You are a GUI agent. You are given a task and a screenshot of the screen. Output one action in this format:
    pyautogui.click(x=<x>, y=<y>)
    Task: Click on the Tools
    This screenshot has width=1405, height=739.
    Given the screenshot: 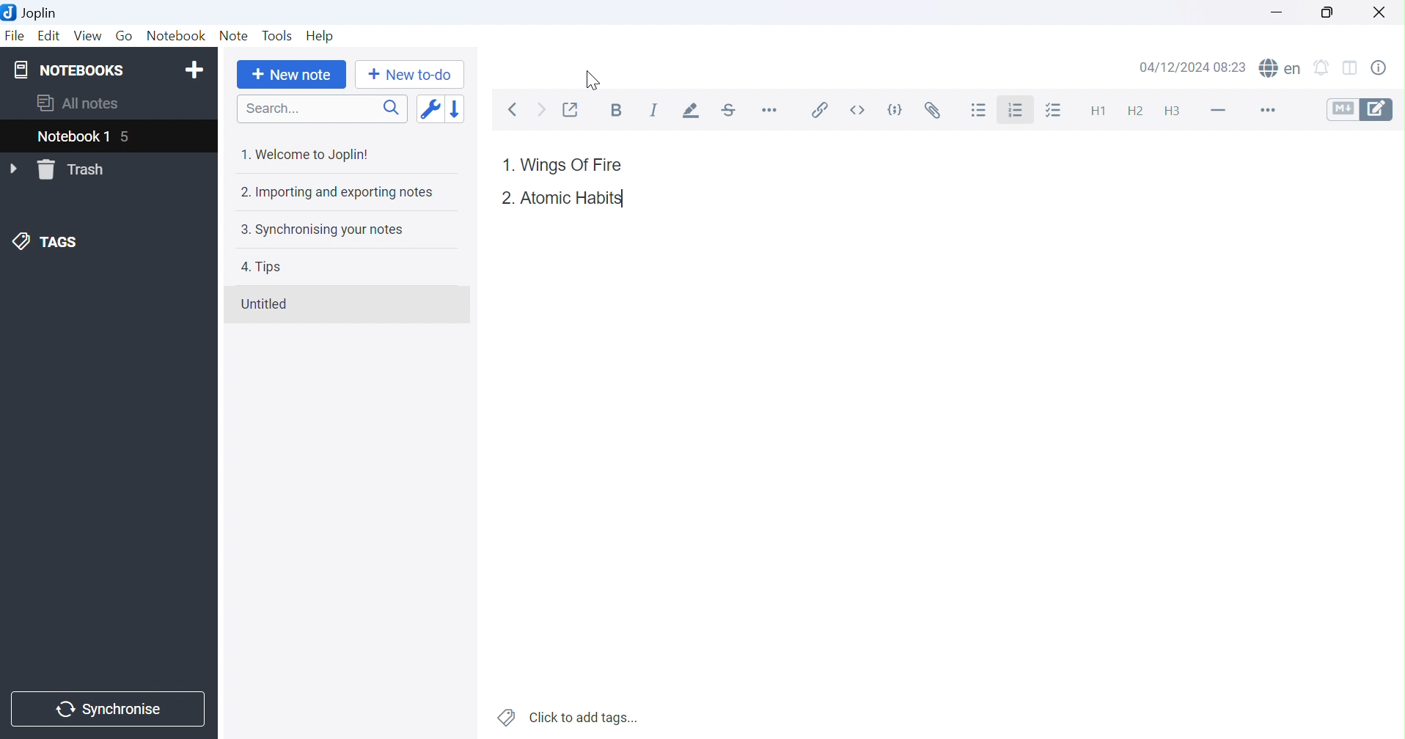 What is the action you would take?
    pyautogui.click(x=276, y=35)
    